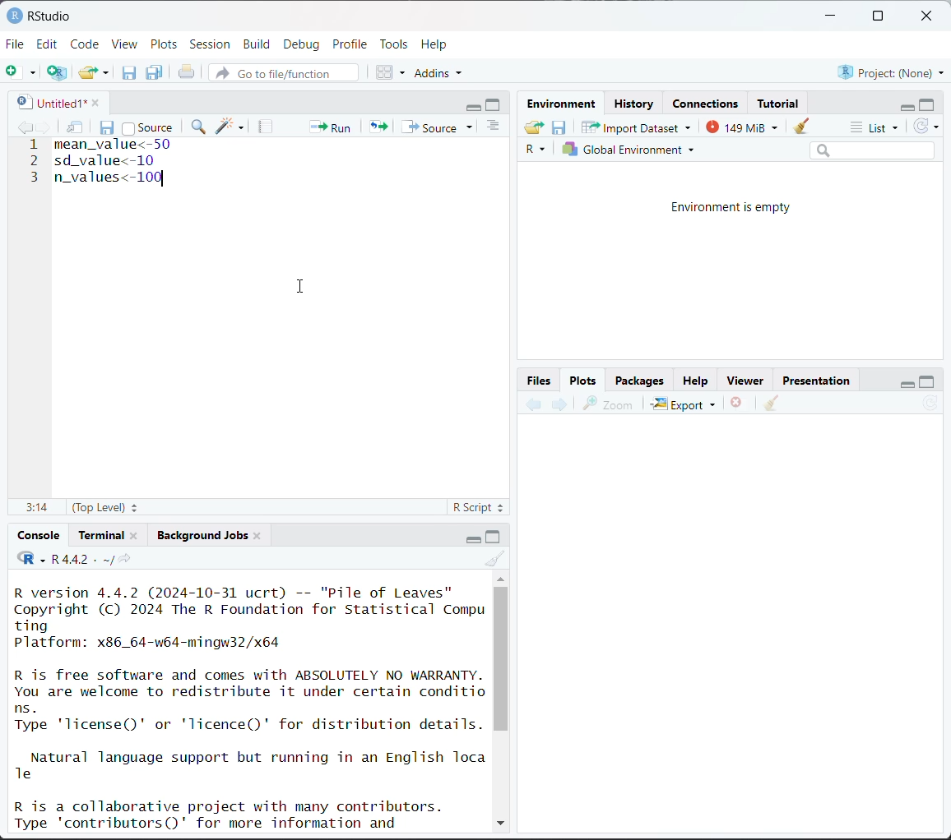 This screenshot has height=840, width=951. What do you see at coordinates (608, 404) in the screenshot?
I see `zoom` at bounding box center [608, 404].